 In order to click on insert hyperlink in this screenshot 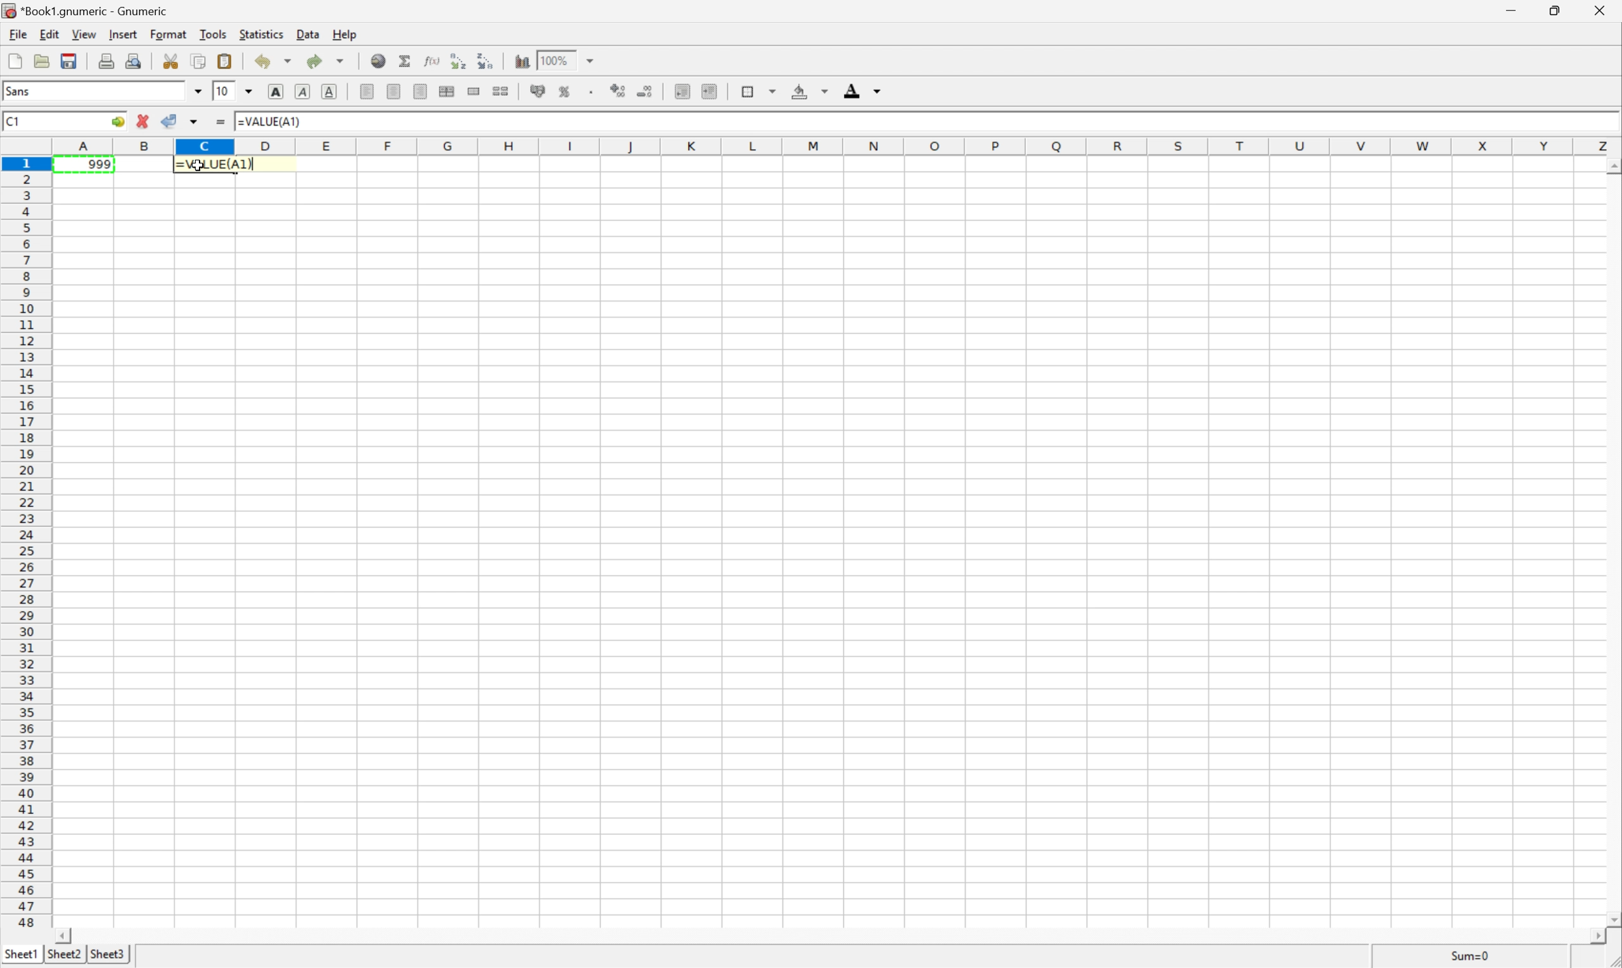, I will do `click(377, 61)`.